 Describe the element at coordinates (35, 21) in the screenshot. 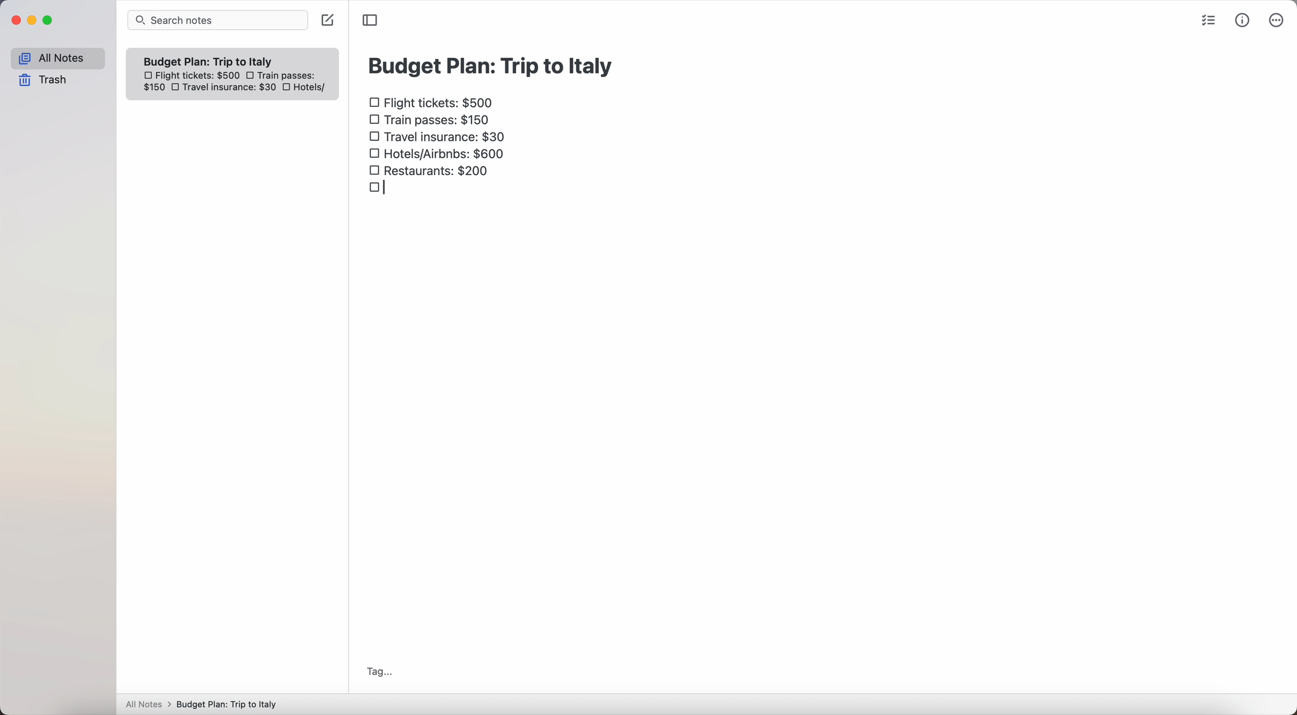

I see `minimize` at that location.